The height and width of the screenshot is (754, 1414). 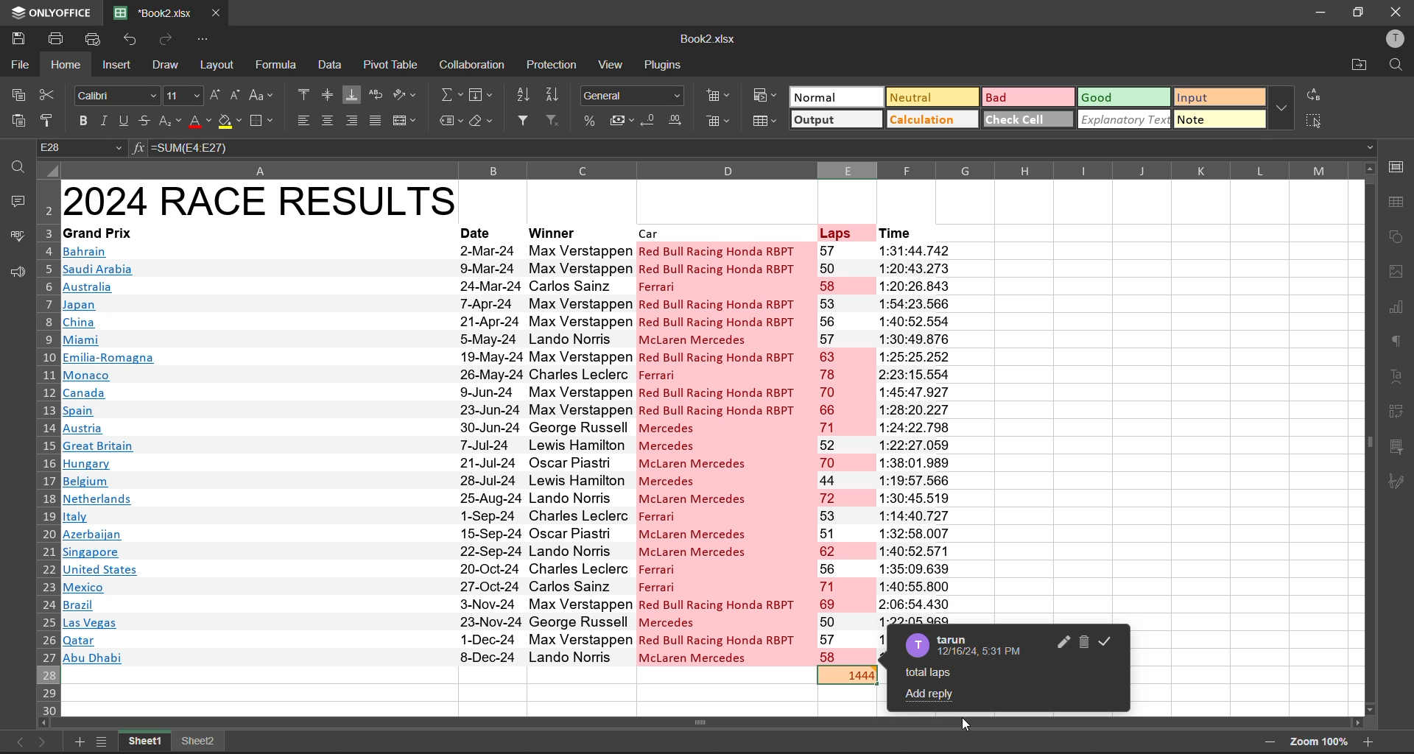 What do you see at coordinates (1105, 642) in the screenshot?
I see `resolve` at bounding box center [1105, 642].